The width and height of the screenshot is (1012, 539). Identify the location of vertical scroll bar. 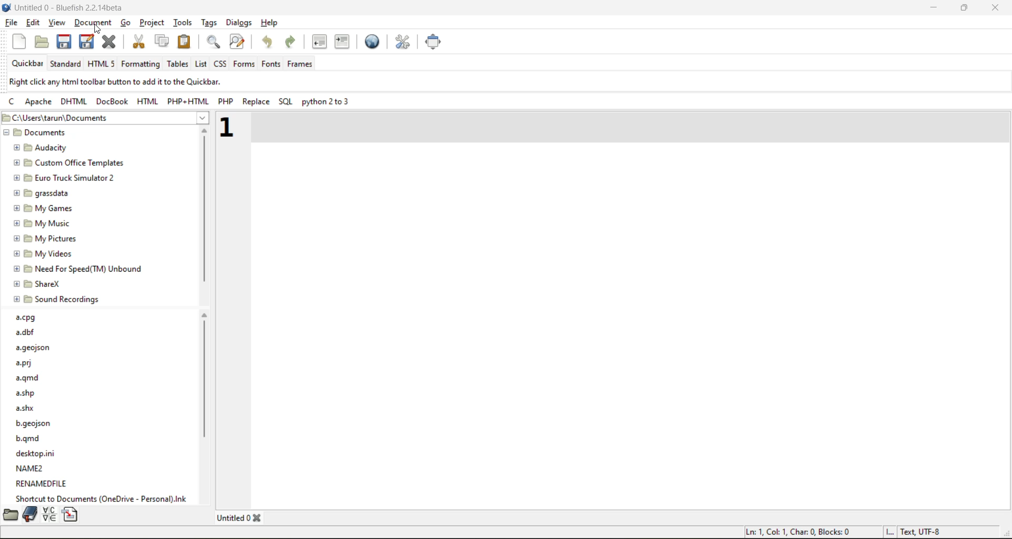
(205, 419).